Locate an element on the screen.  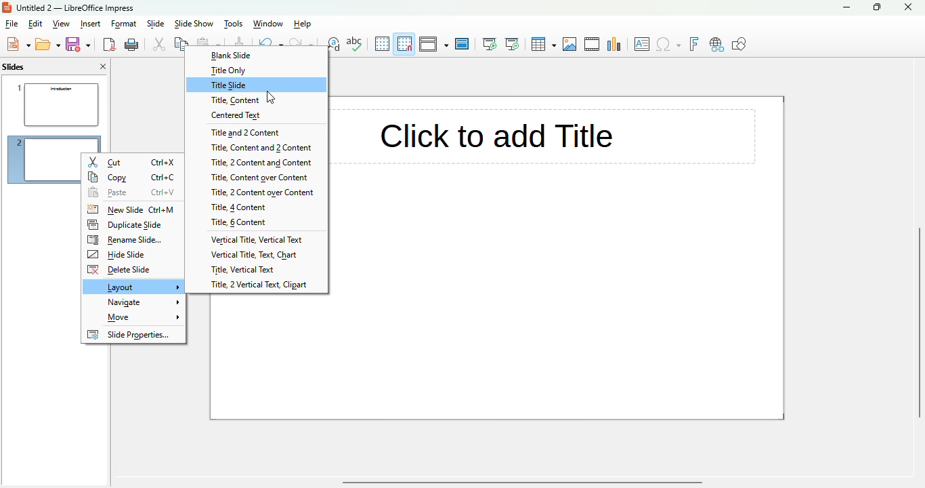
insert audio or video is located at coordinates (593, 44).